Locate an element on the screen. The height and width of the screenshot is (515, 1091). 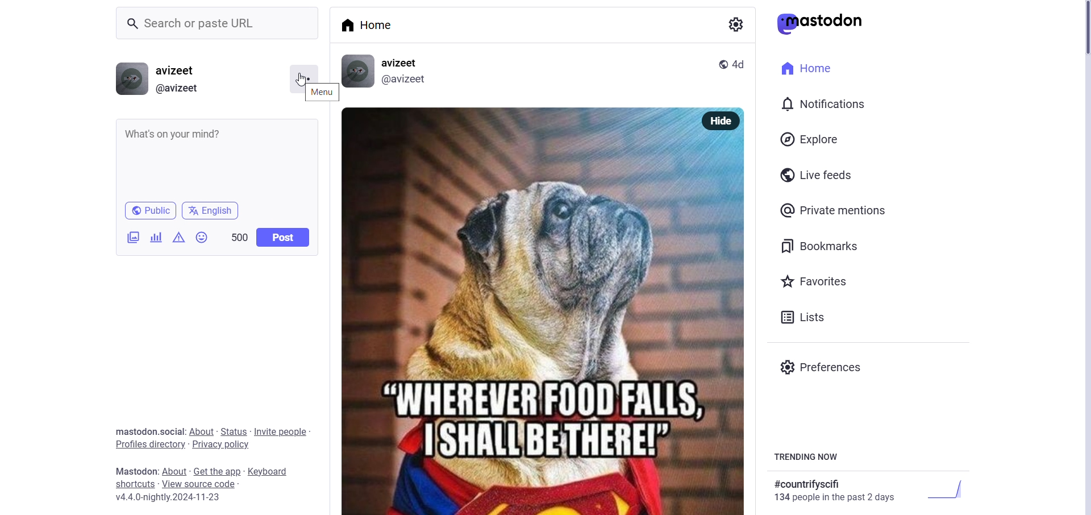
search is located at coordinates (220, 23).